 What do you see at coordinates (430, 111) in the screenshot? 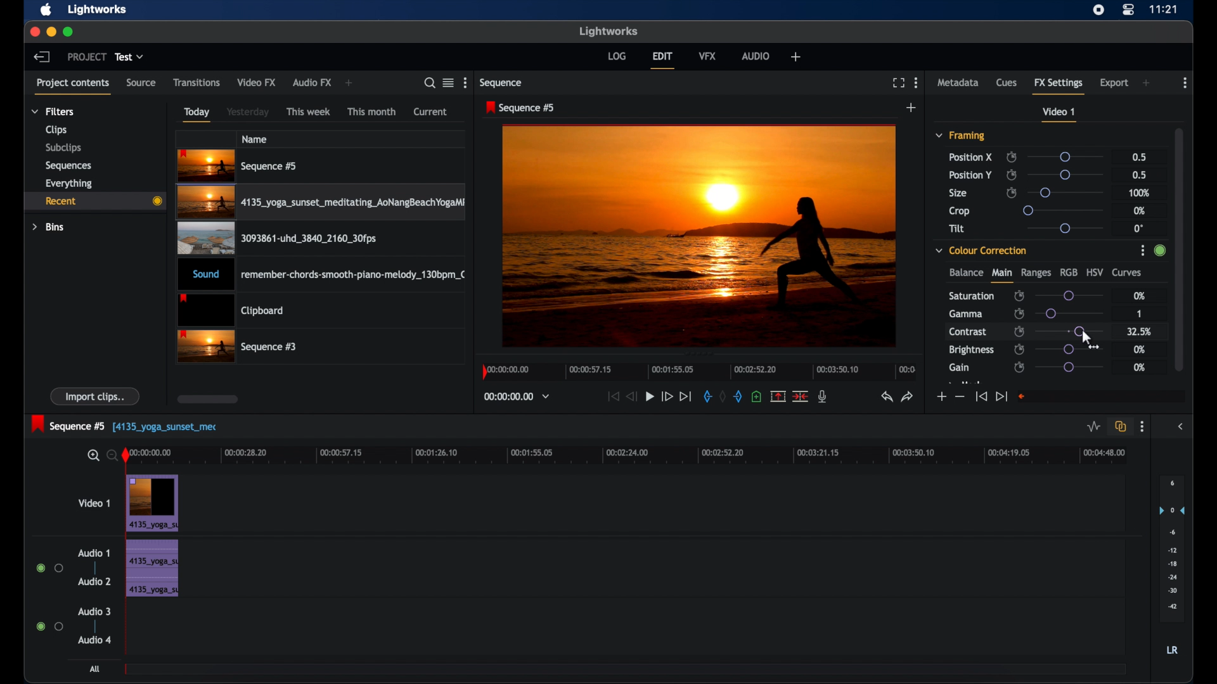
I see `current` at bounding box center [430, 111].